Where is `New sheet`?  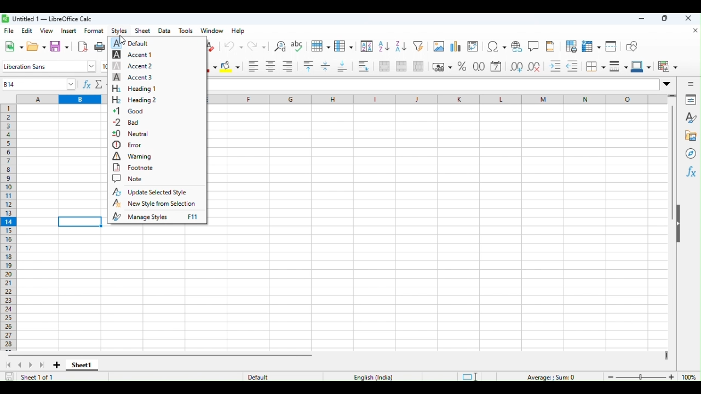 New sheet is located at coordinates (56, 365).